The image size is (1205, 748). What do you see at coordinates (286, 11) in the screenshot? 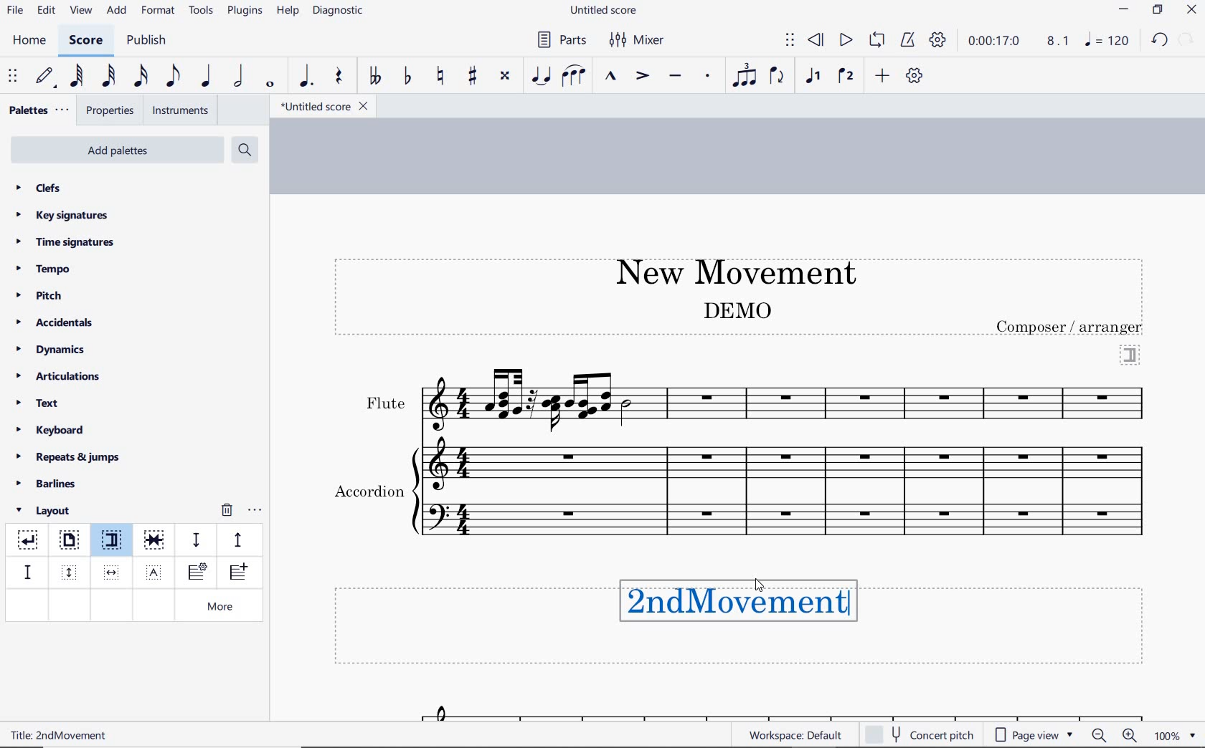
I see `help` at bounding box center [286, 11].